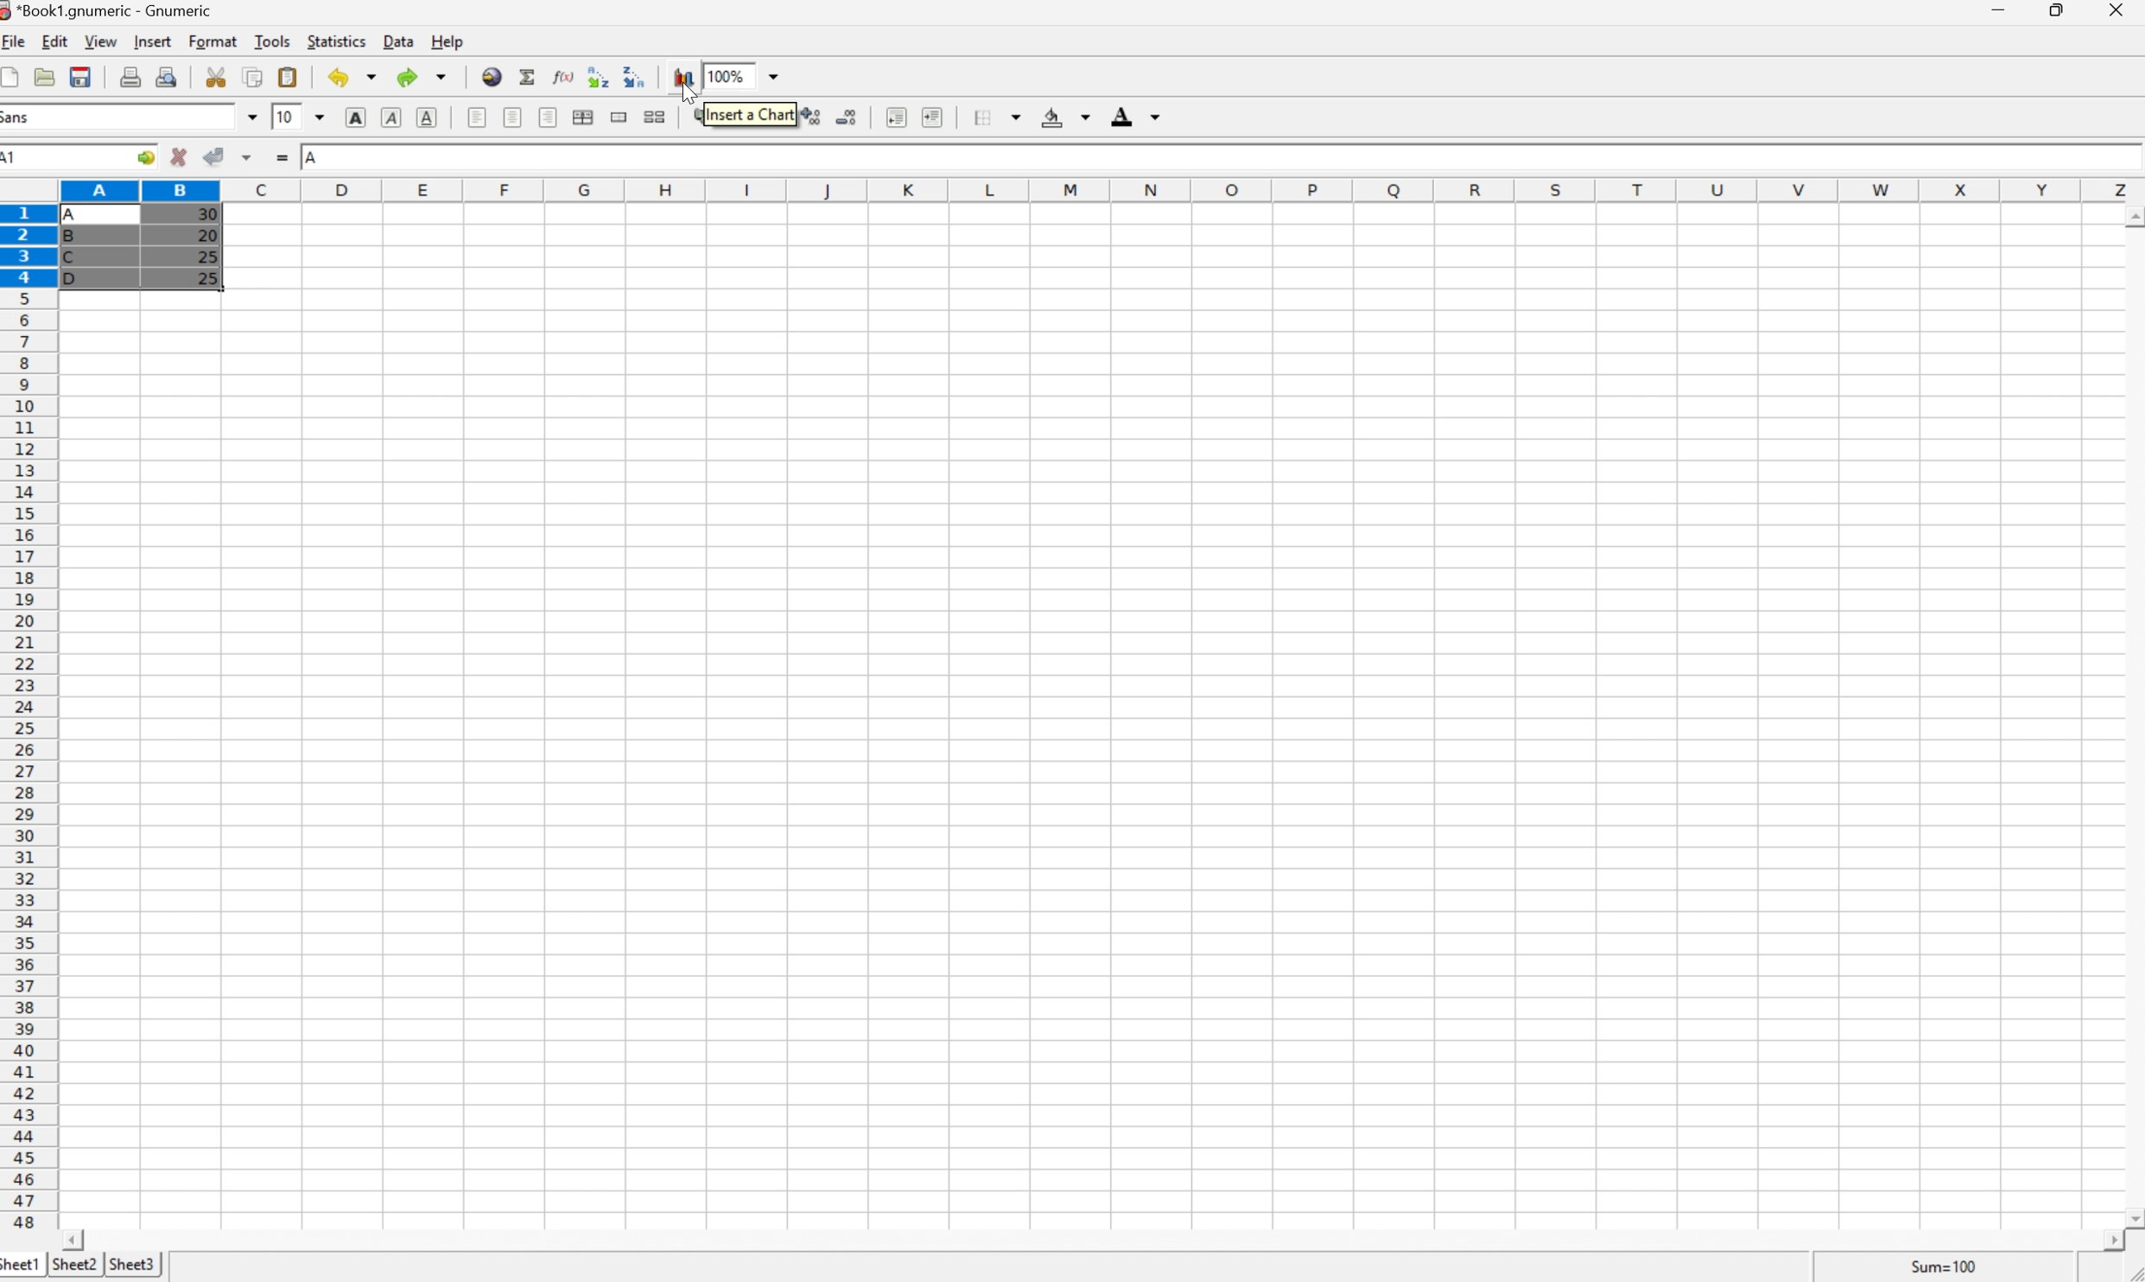  What do you see at coordinates (287, 77) in the screenshot?
I see `Paste the clipboard` at bounding box center [287, 77].